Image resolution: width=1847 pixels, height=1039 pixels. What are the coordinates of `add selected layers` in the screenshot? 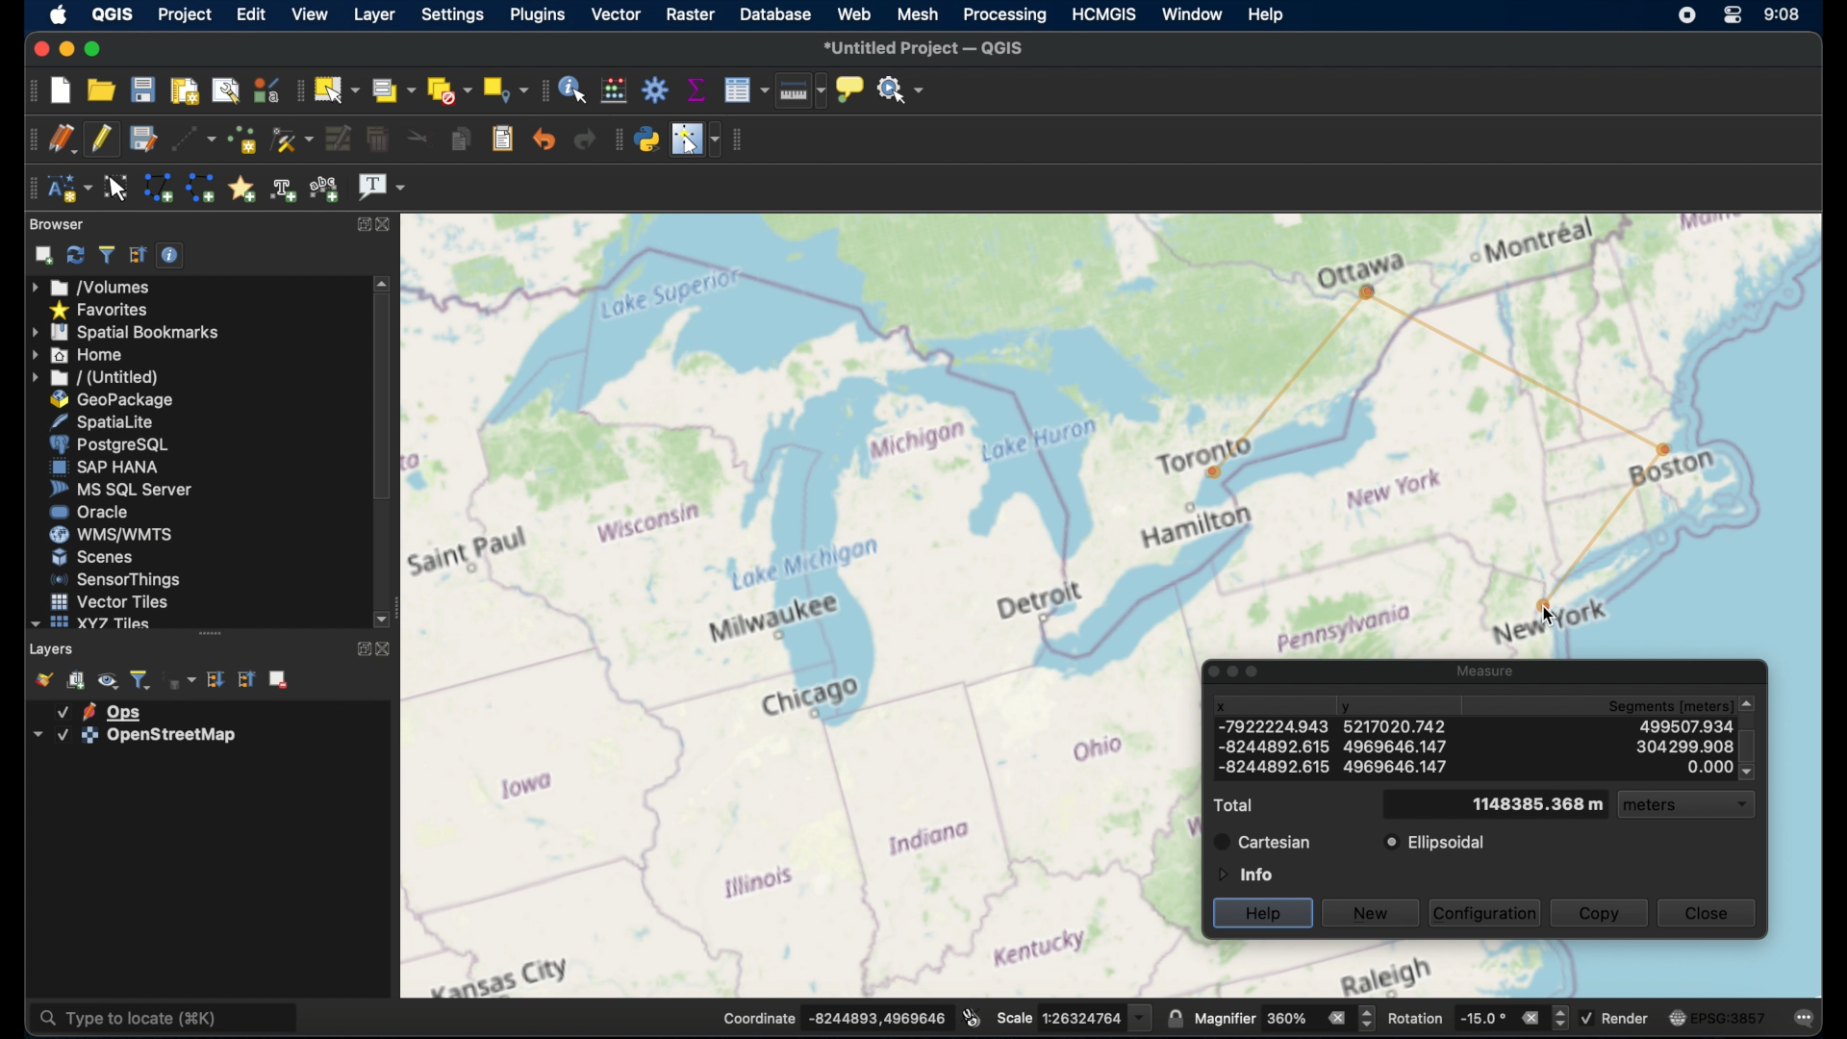 It's located at (39, 255).